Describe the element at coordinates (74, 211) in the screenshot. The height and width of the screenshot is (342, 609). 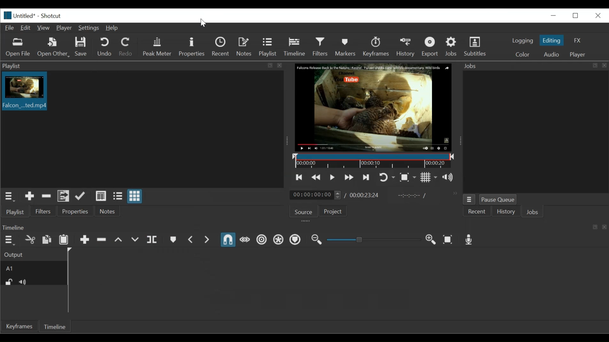
I see `Properties` at that location.